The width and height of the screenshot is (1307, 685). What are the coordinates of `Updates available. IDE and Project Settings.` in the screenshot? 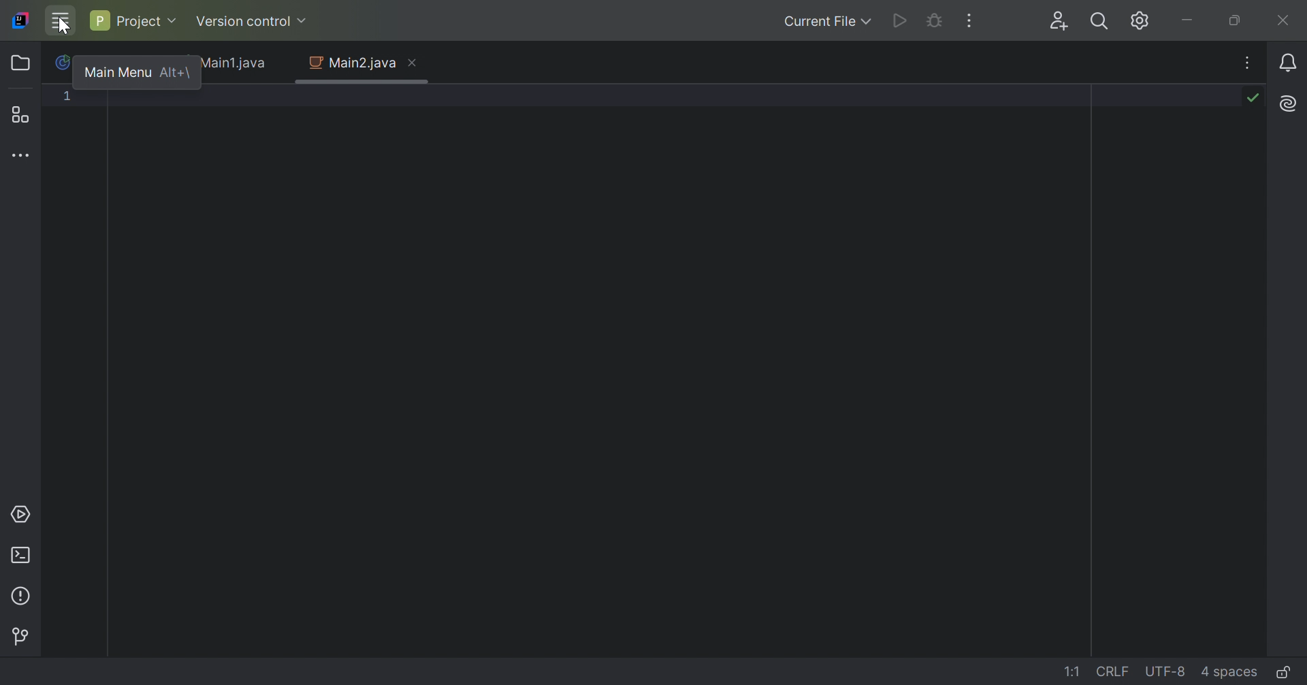 It's located at (1121, 20).